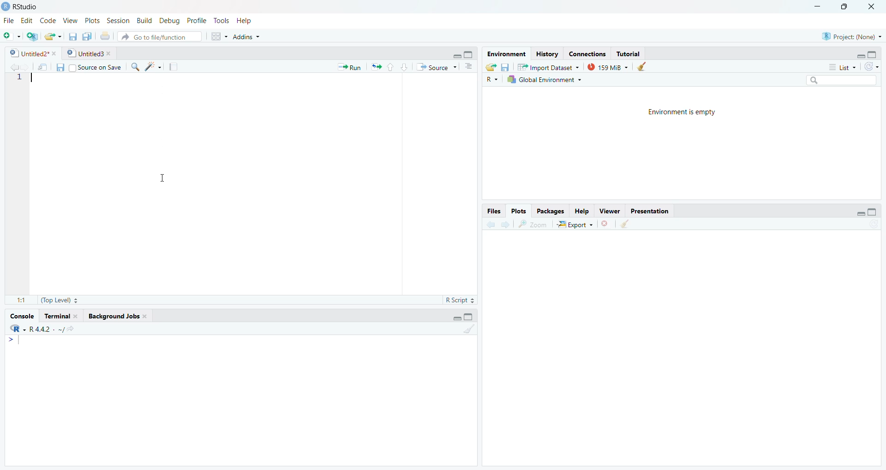  Describe the element at coordinates (852, 36) in the screenshot. I see `Project: (None)` at that location.